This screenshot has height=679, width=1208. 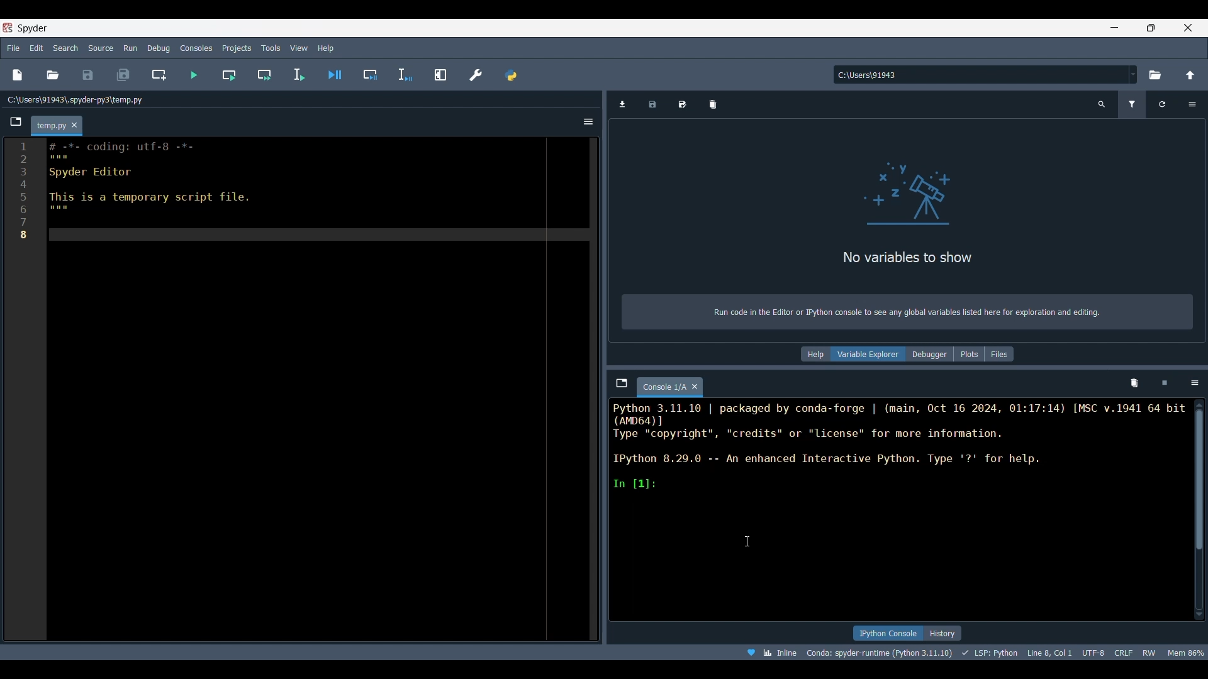 I want to click on Edit menu, so click(x=36, y=48).